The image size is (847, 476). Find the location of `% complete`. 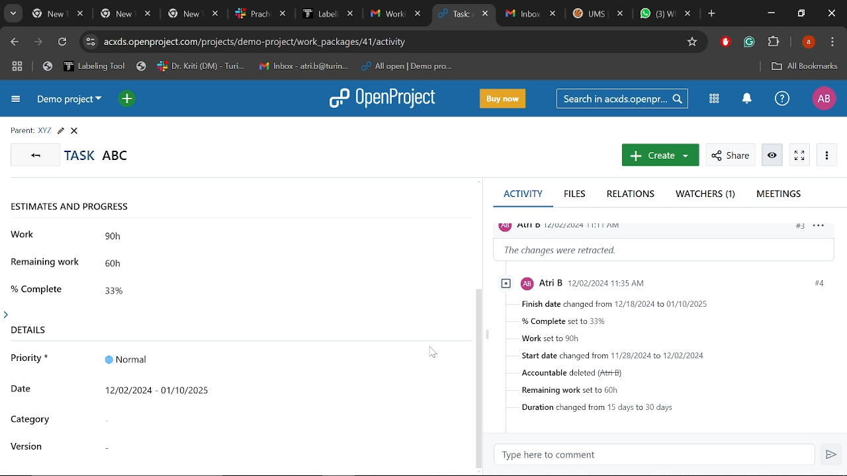

% complete is located at coordinates (39, 288).